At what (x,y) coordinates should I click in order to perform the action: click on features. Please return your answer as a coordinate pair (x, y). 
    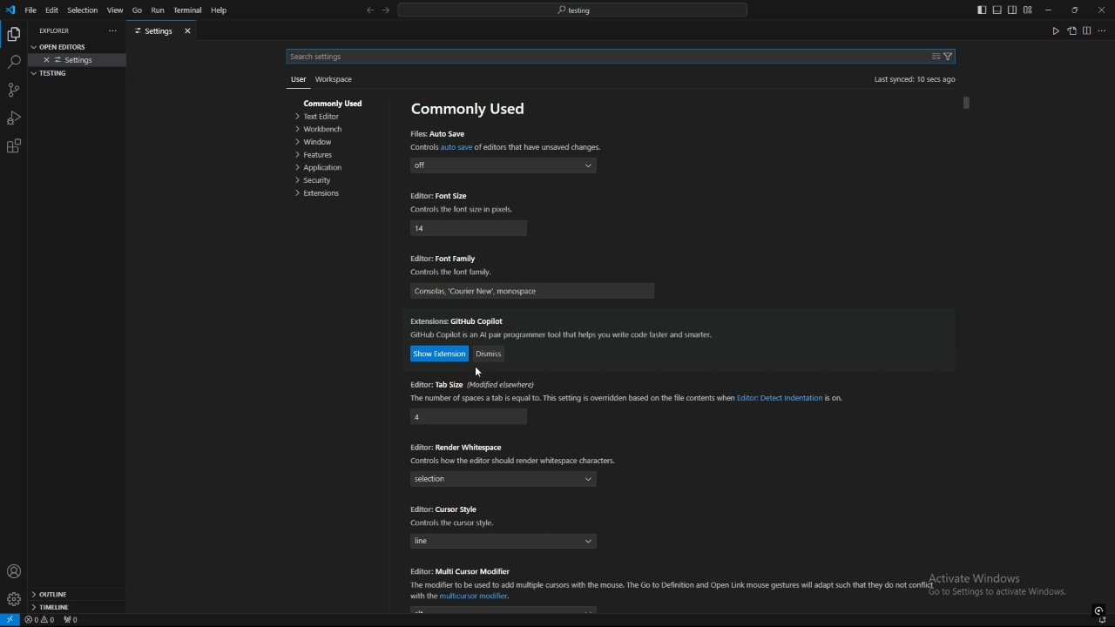
    Looking at the image, I should click on (333, 156).